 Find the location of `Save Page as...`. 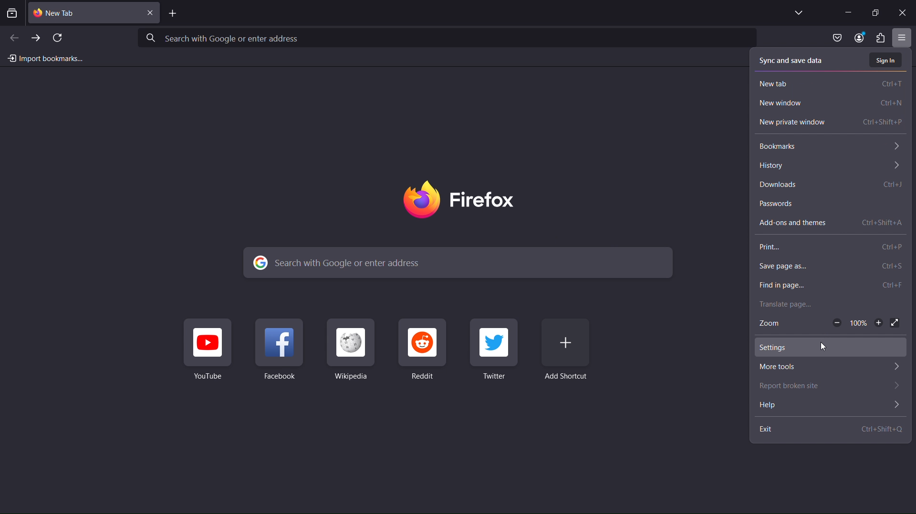

Save Page as... is located at coordinates (832, 268).